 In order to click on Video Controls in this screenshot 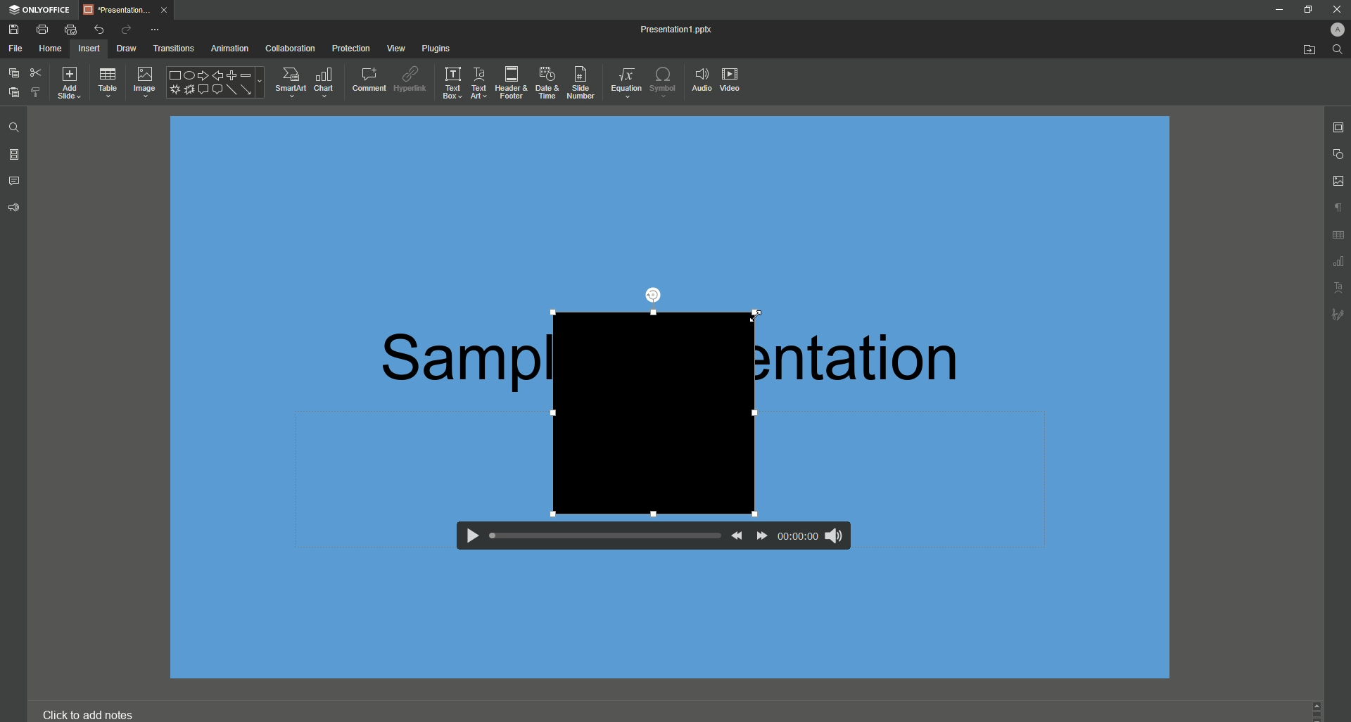, I will do `click(655, 540)`.